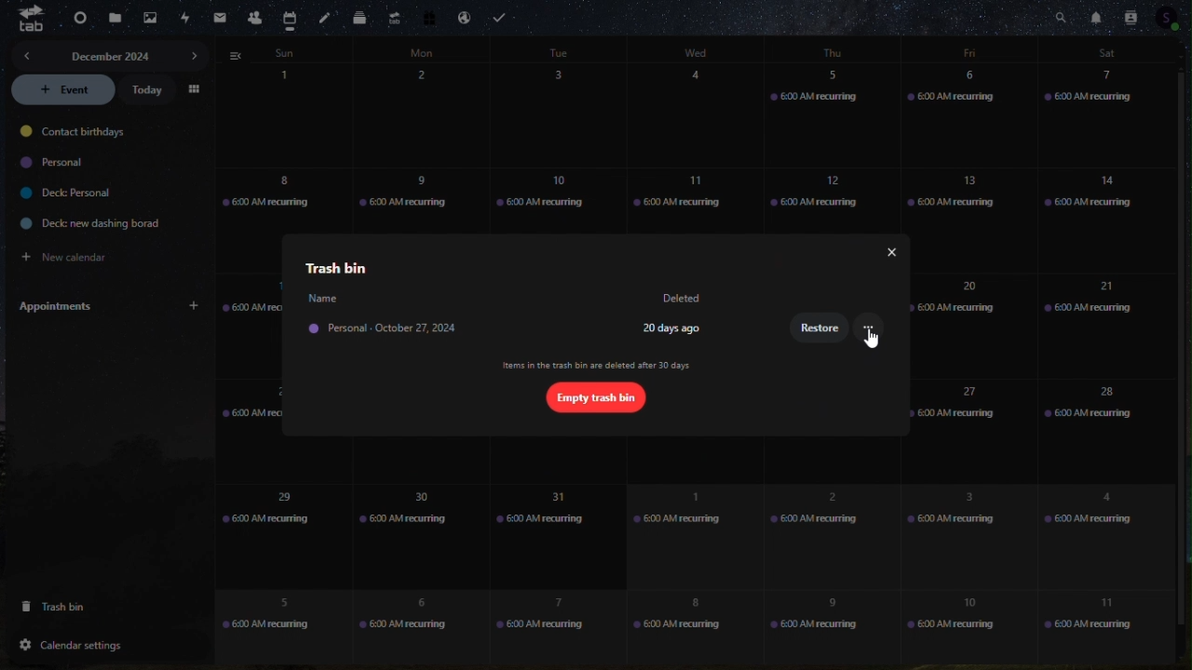 The image size is (1192, 670). Describe the element at coordinates (823, 194) in the screenshot. I see `12` at that location.